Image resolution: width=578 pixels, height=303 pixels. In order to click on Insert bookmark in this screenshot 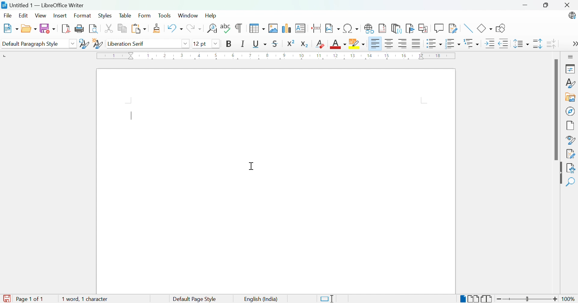, I will do `click(410, 28)`.